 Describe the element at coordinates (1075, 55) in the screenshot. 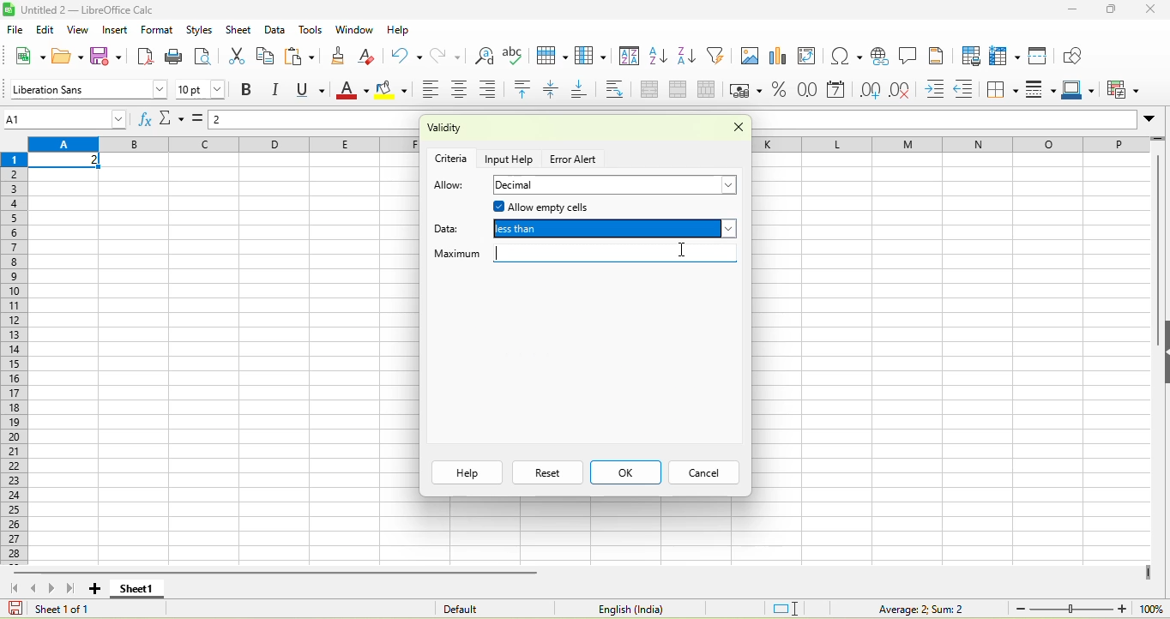

I see `show draw function` at that location.